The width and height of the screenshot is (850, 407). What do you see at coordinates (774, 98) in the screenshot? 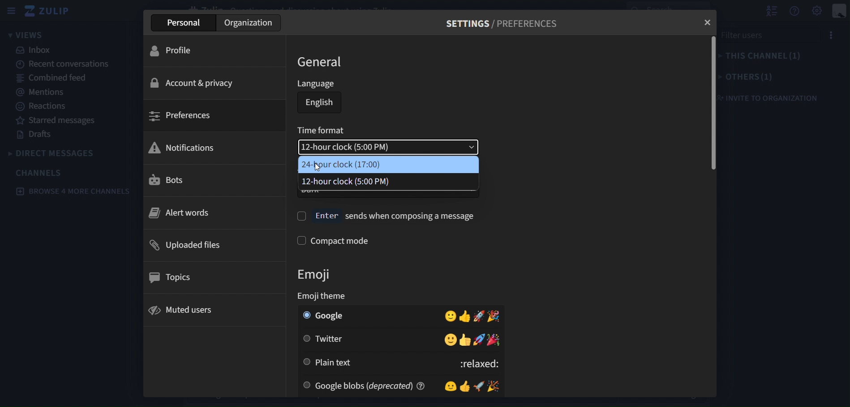
I see `invite to organization` at bounding box center [774, 98].